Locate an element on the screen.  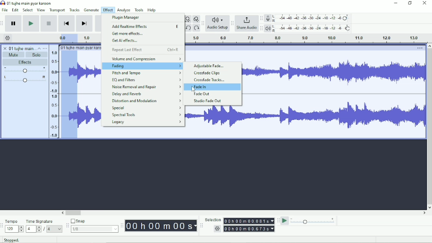
Audio Logo is located at coordinates (218, 18).